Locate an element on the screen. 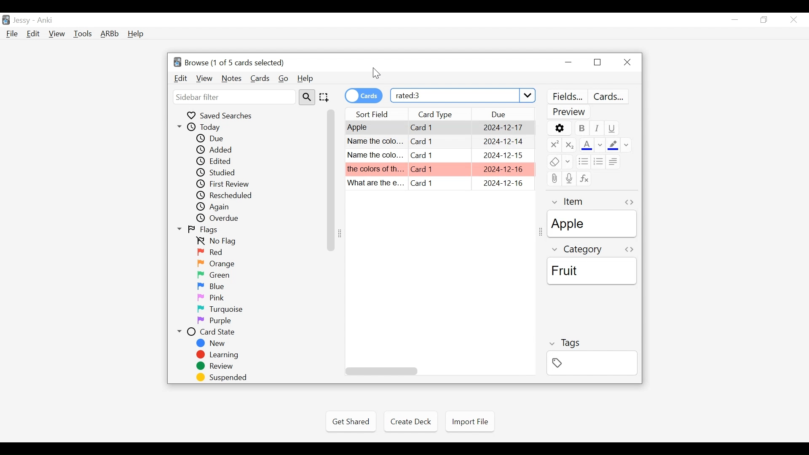 The image size is (809, 455). Close is located at coordinates (793, 19).